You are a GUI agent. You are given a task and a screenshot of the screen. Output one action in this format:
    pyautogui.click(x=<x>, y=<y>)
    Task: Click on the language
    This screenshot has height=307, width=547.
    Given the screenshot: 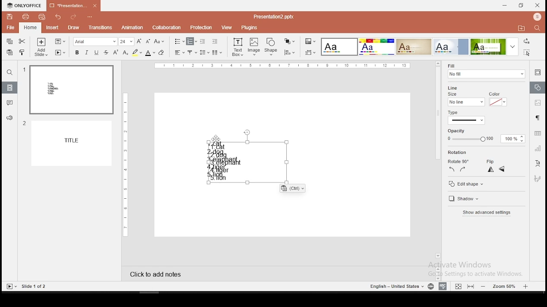 What is the action you would take?
    pyautogui.click(x=430, y=286)
    